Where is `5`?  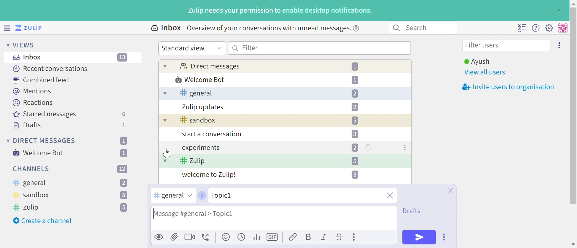 5 is located at coordinates (124, 208).